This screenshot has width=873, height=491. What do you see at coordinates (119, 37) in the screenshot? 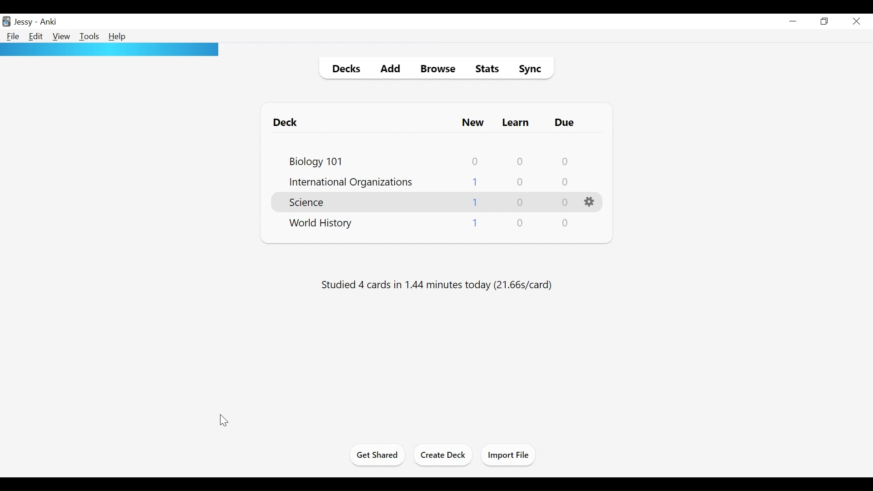
I see `Help` at bounding box center [119, 37].